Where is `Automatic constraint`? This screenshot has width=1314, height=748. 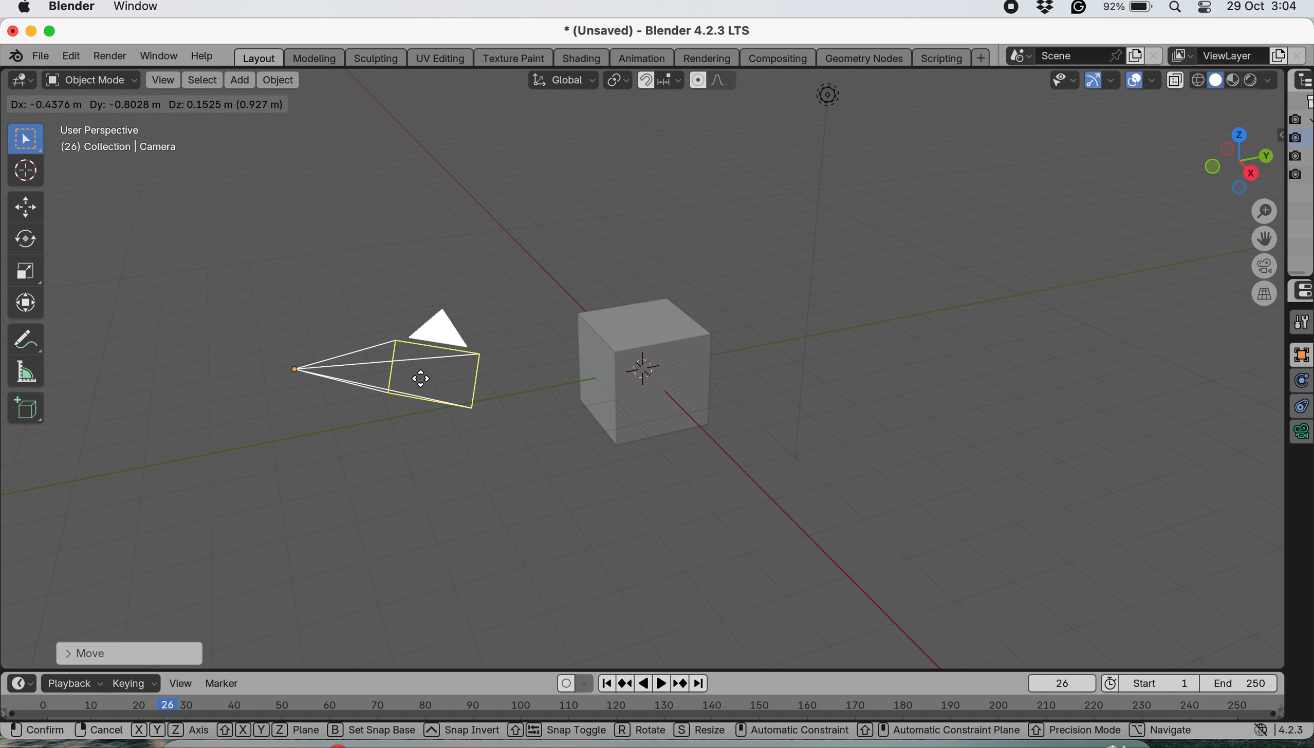 Automatic constraint is located at coordinates (802, 730).